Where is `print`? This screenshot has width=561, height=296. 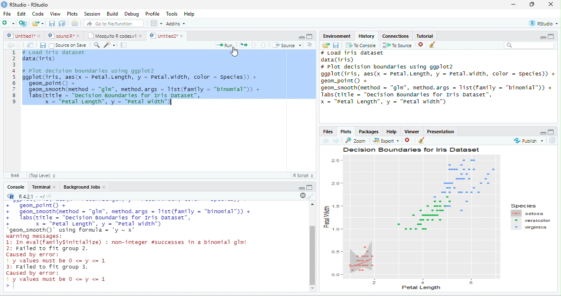 print is located at coordinates (74, 23).